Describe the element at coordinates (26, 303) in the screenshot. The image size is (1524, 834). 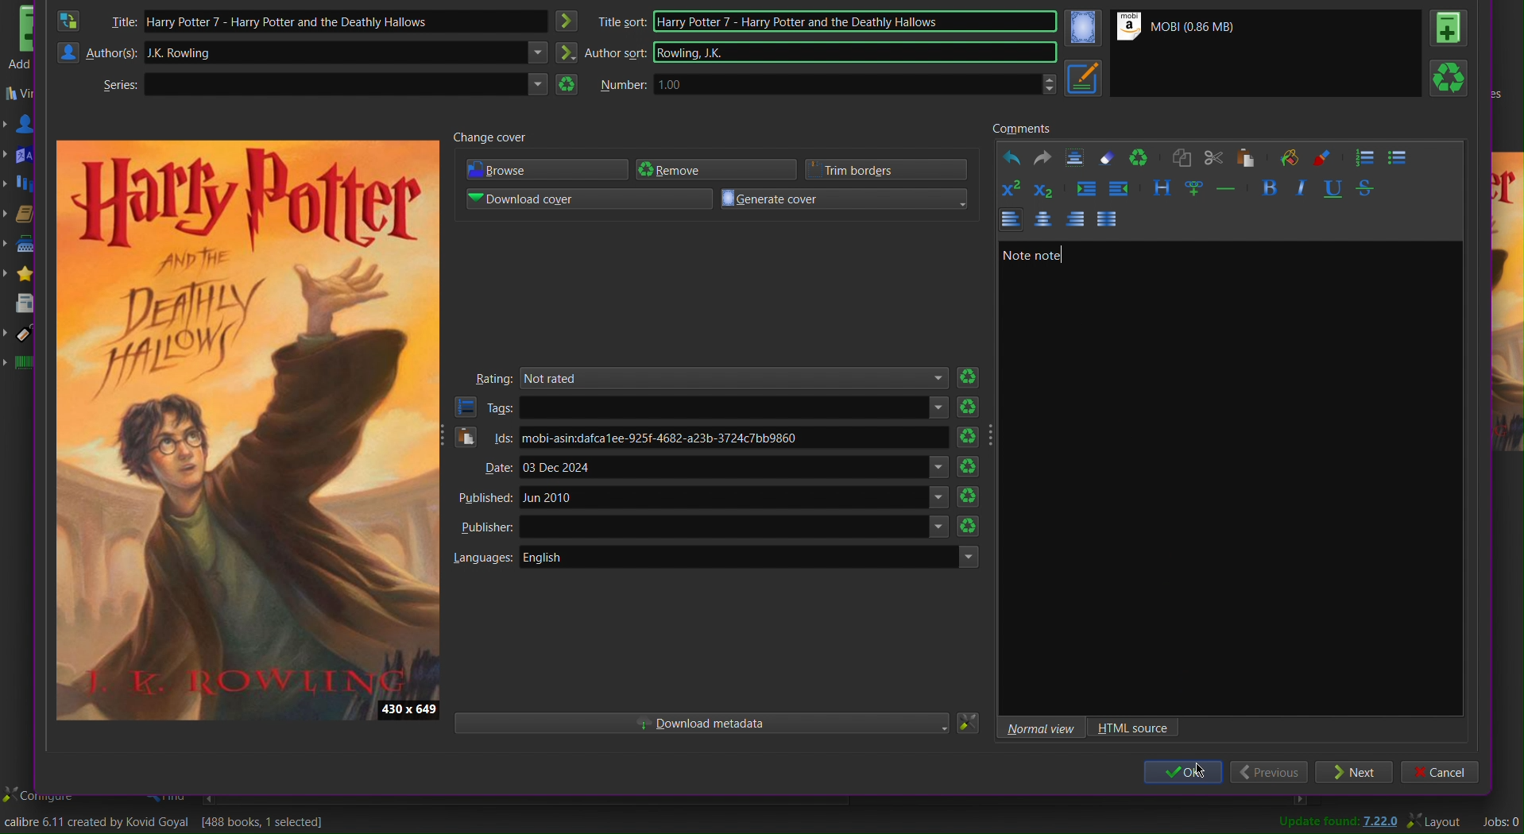
I see `News` at that location.